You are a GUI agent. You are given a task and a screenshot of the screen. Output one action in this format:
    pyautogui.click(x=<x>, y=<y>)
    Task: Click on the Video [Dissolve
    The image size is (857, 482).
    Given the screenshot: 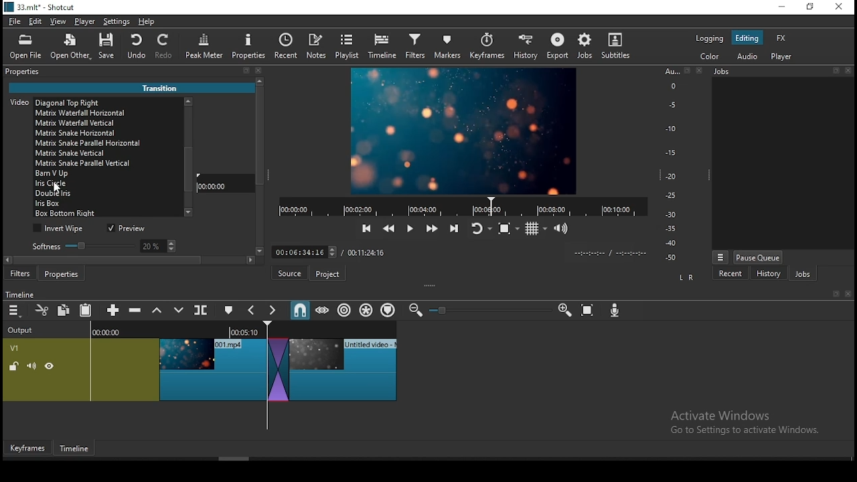 What is the action you would take?
    pyautogui.click(x=58, y=101)
    